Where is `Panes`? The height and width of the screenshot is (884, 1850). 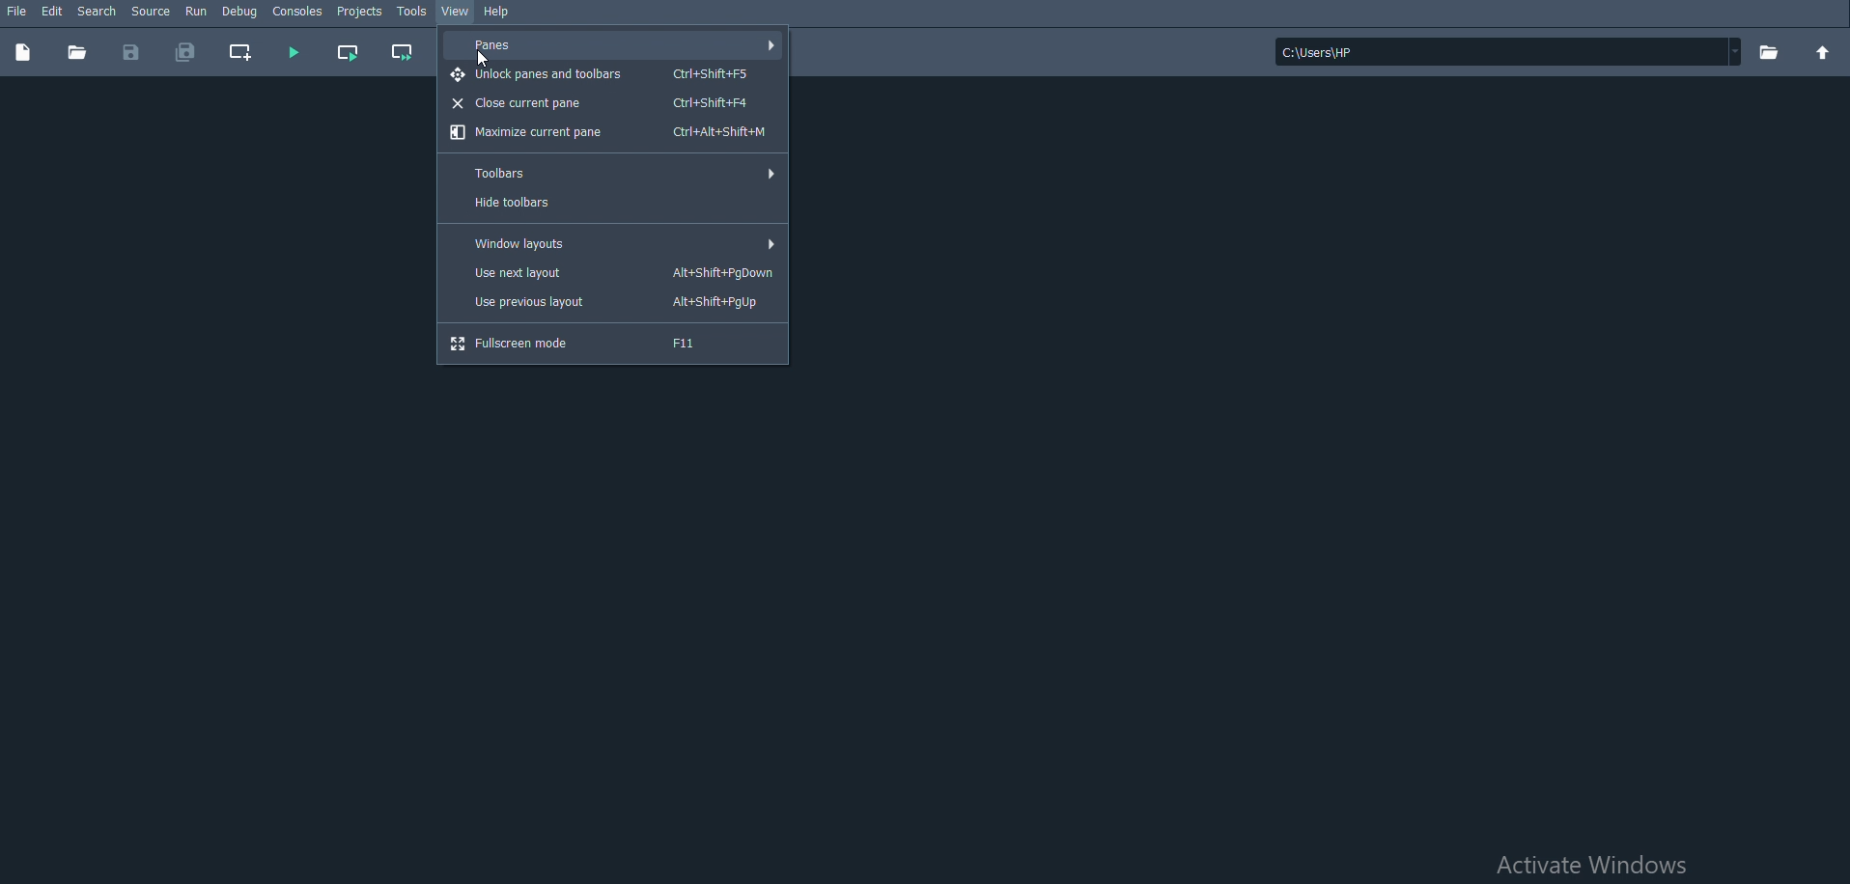
Panes is located at coordinates (610, 45).